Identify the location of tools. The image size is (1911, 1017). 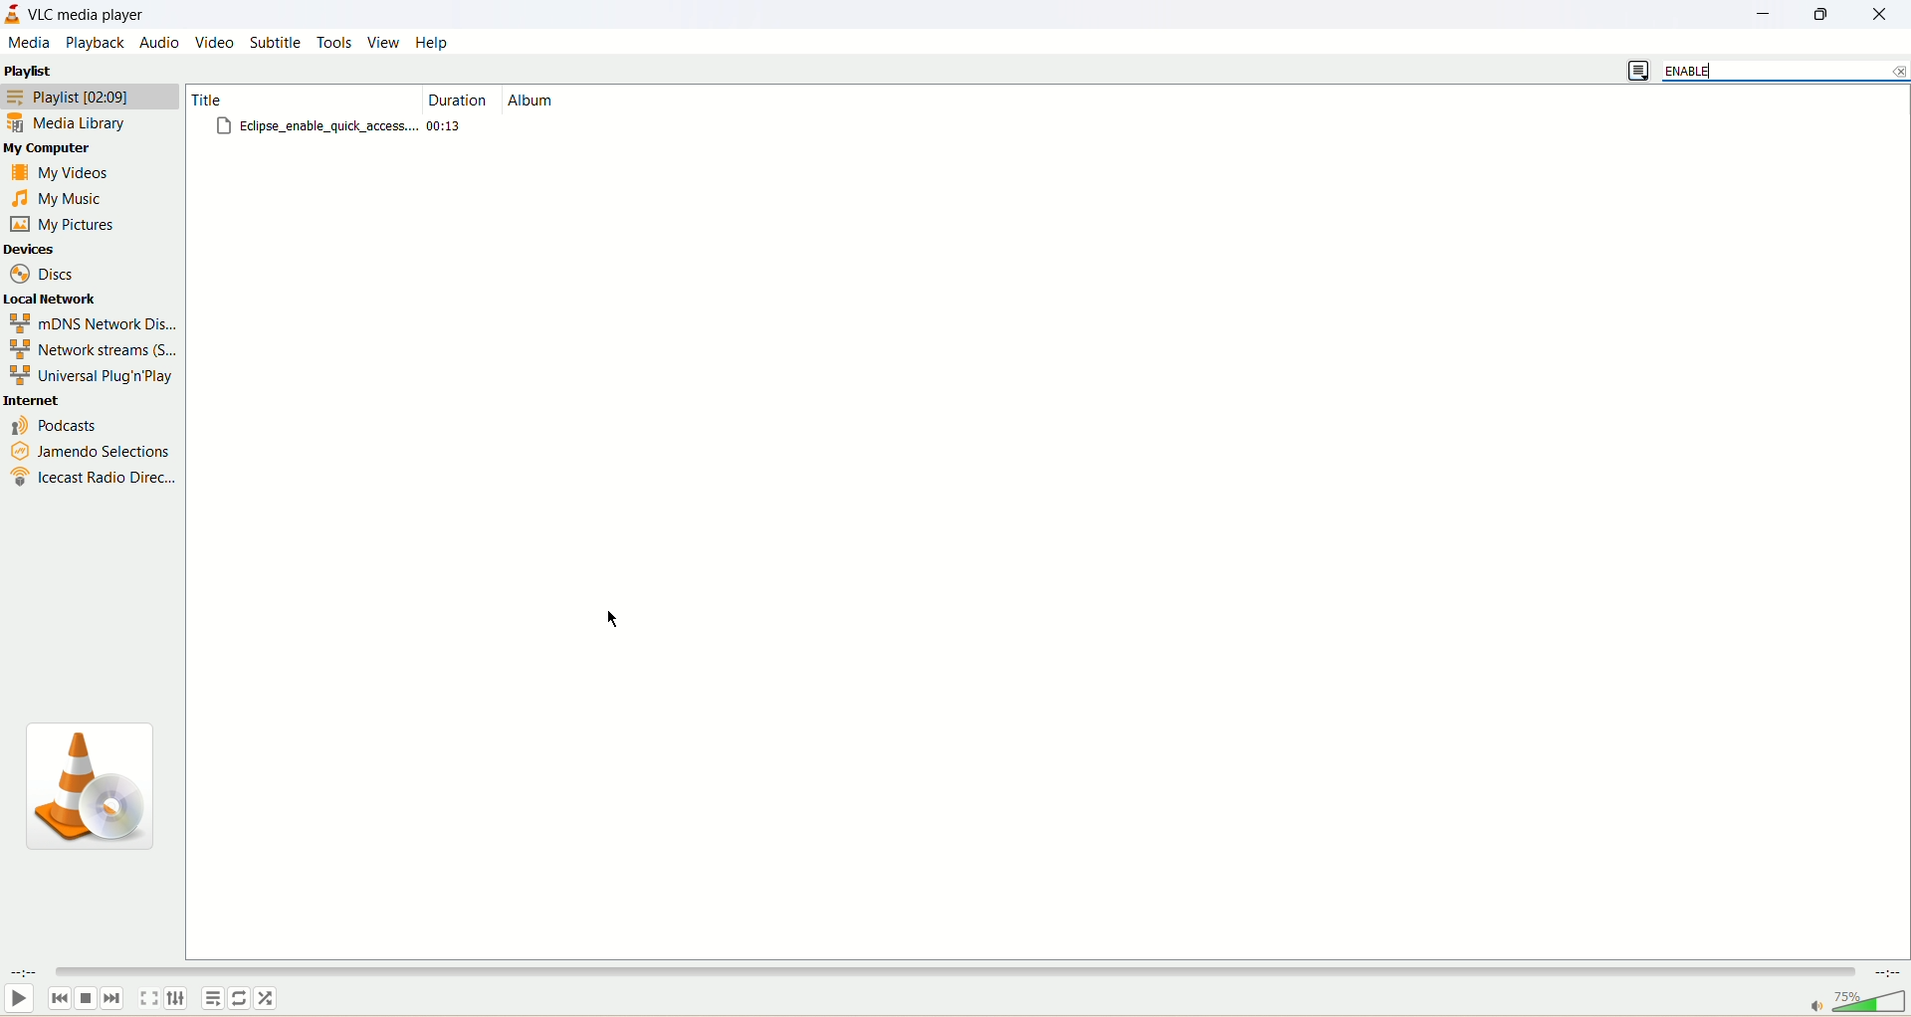
(335, 42).